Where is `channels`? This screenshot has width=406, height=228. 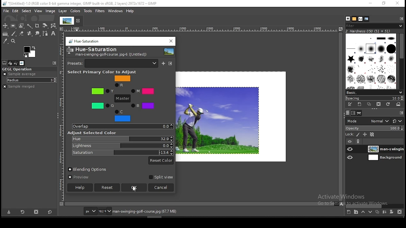 channels is located at coordinates (353, 114).